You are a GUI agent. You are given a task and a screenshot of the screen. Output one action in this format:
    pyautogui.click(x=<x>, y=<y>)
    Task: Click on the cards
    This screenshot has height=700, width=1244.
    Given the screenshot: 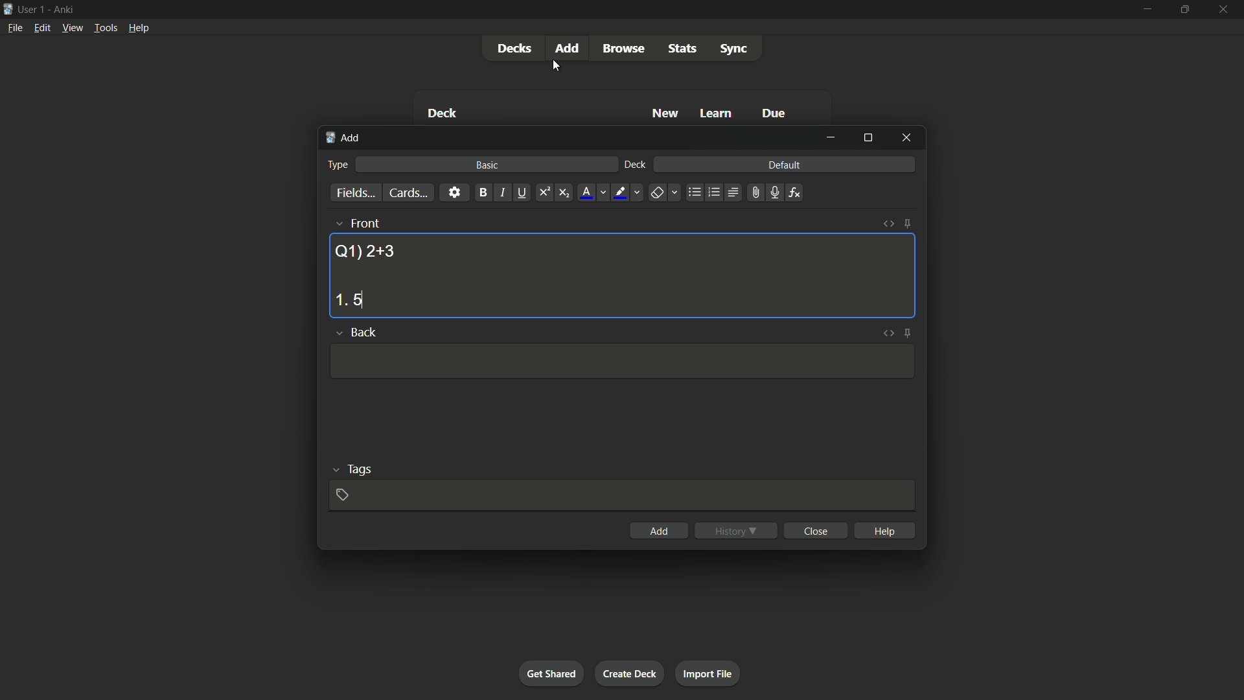 What is the action you would take?
    pyautogui.click(x=408, y=193)
    